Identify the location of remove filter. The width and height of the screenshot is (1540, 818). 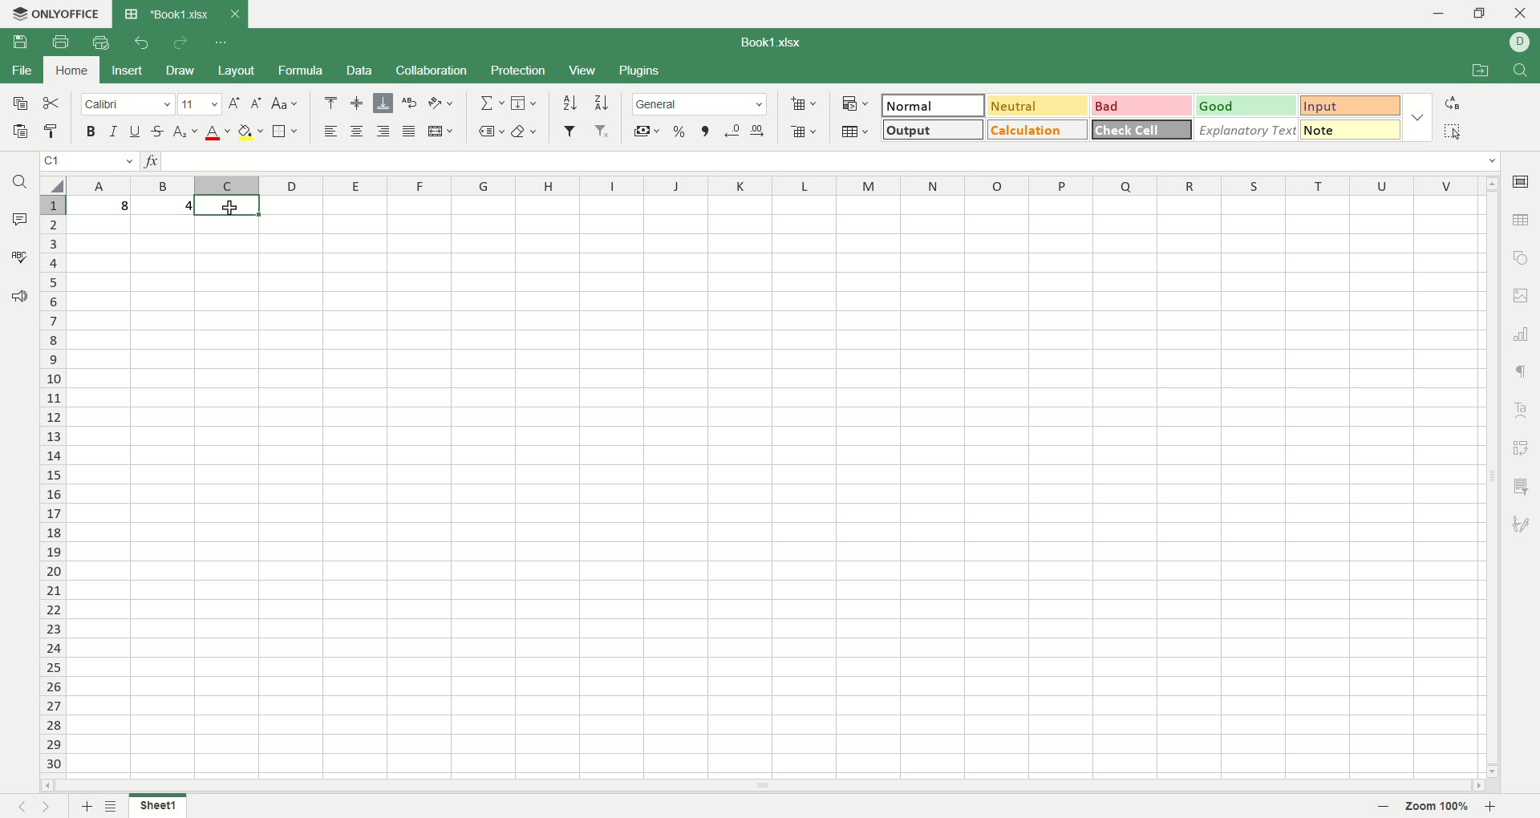
(603, 130).